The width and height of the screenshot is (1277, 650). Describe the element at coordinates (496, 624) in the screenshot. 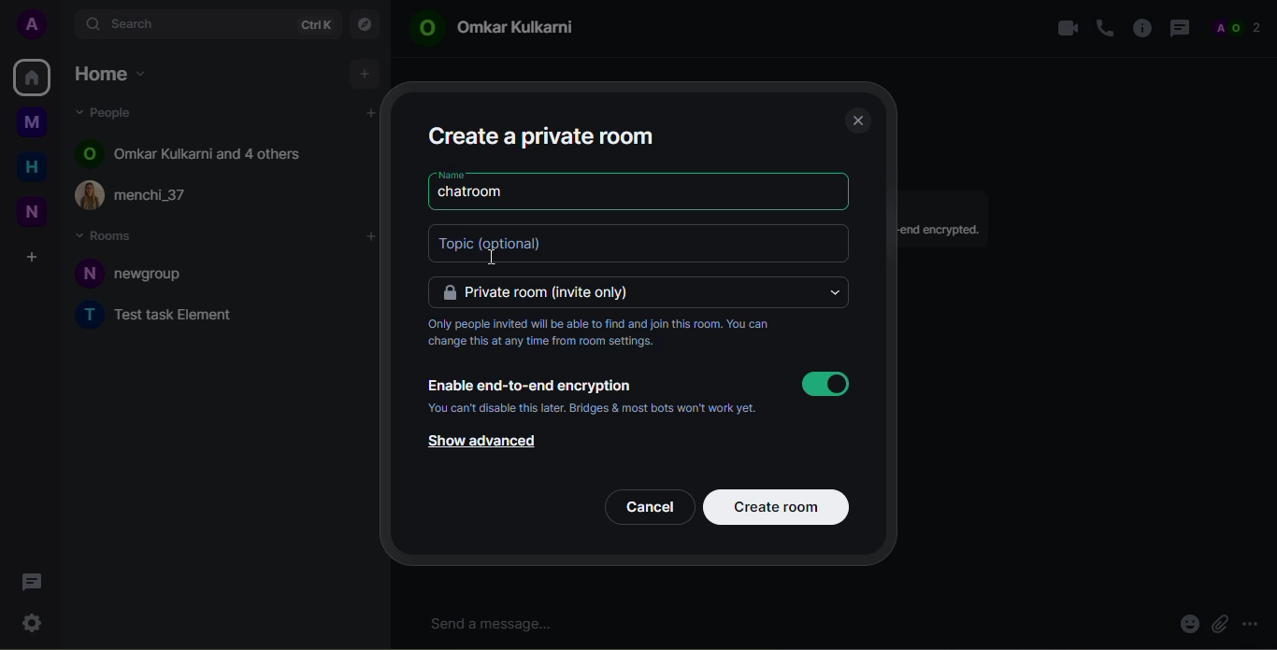

I see `send message` at that location.